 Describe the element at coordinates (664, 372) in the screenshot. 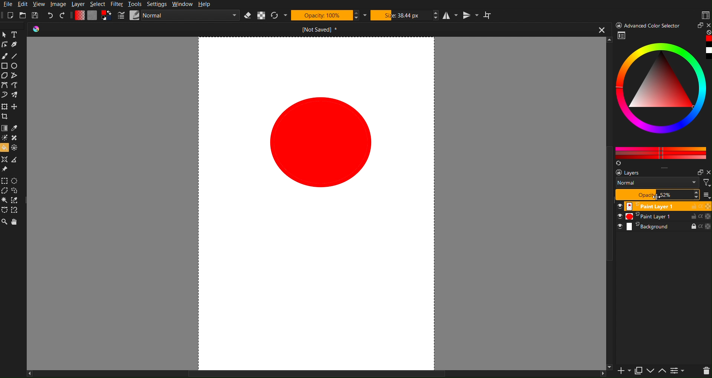

I see `Move Down` at that location.